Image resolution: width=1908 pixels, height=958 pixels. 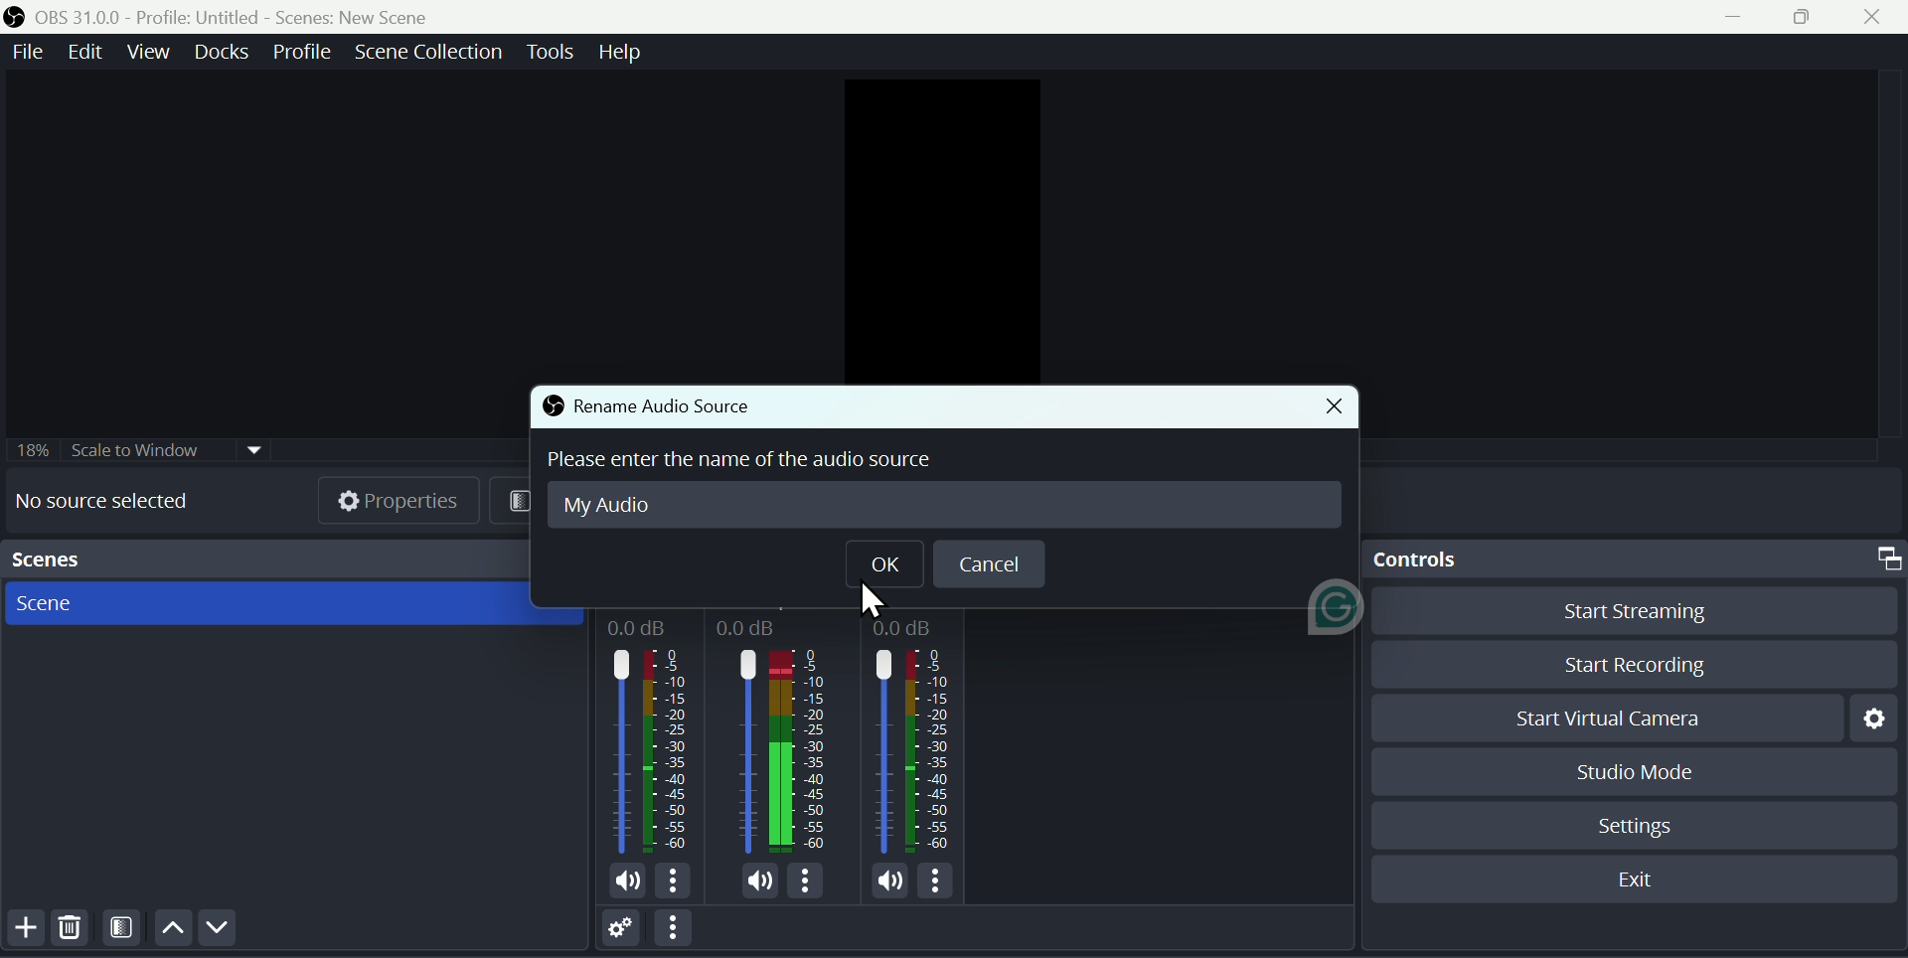 I want to click on Controls, so click(x=1635, y=560).